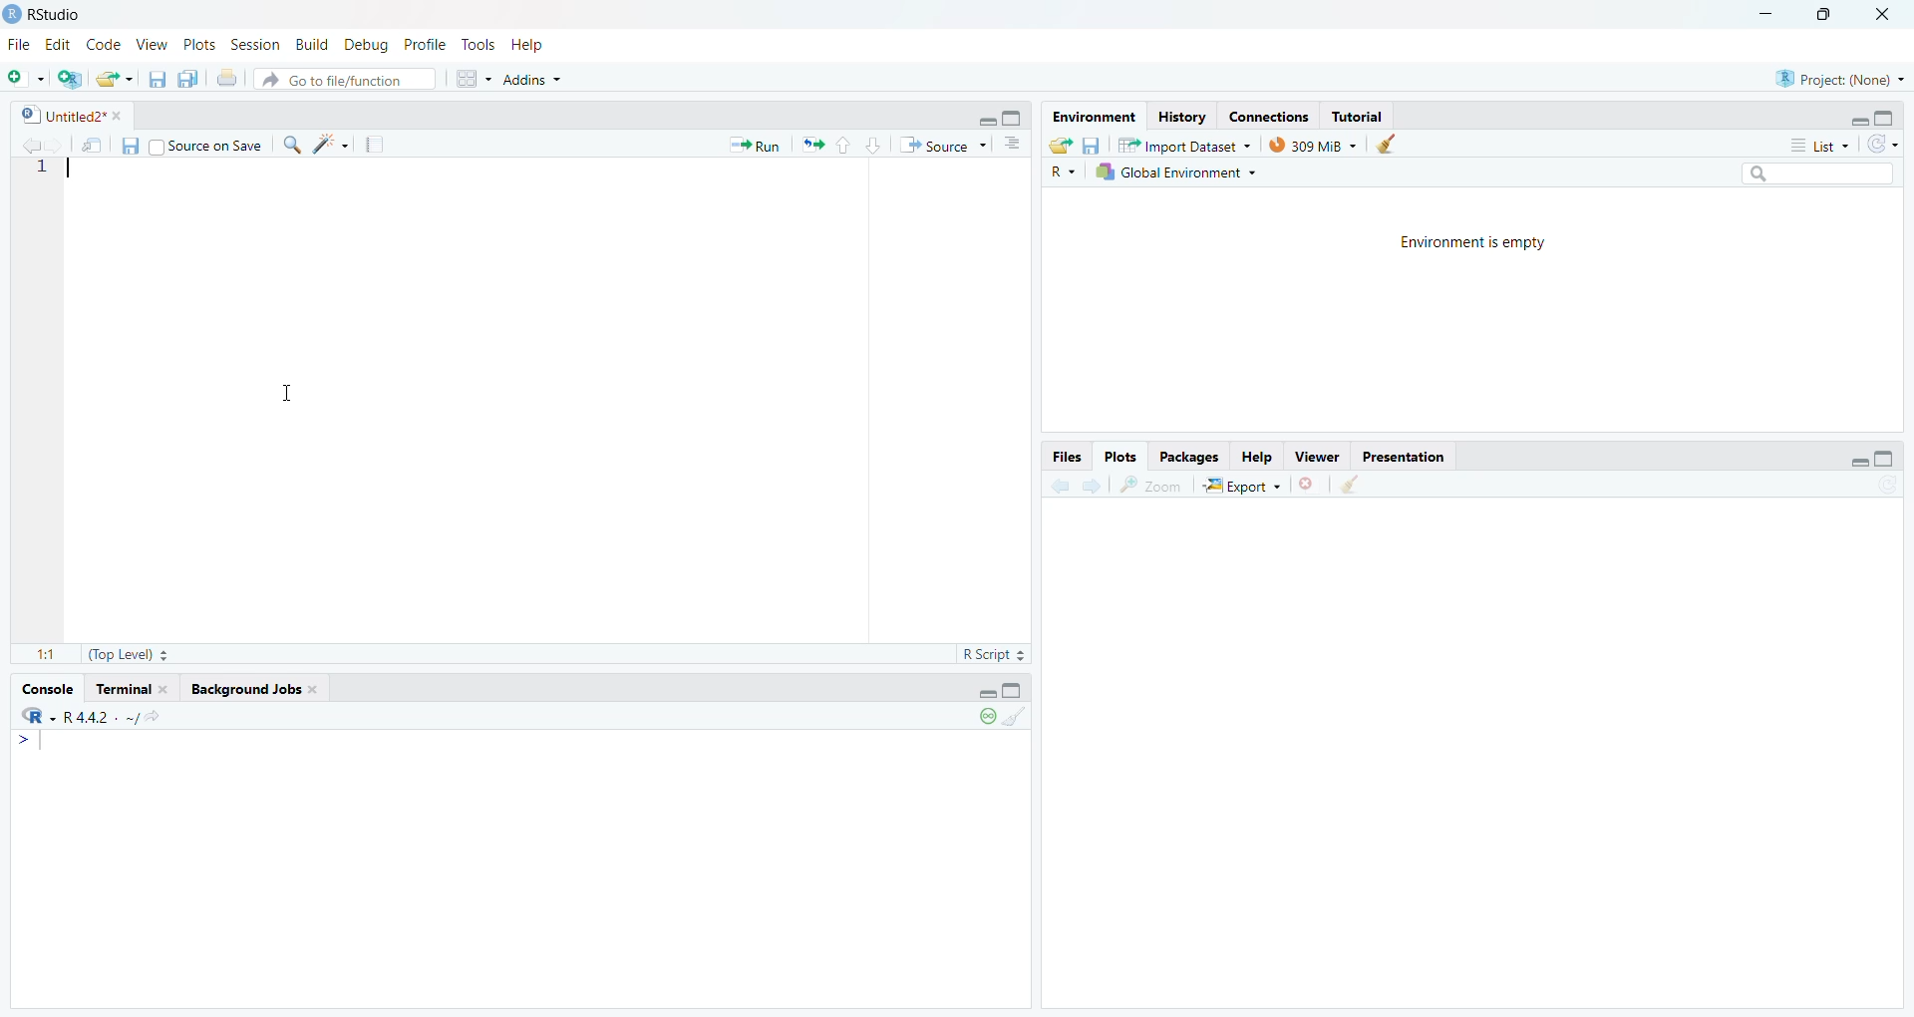  Describe the element at coordinates (334, 145) in the screenshot. I see `spark` at that location.